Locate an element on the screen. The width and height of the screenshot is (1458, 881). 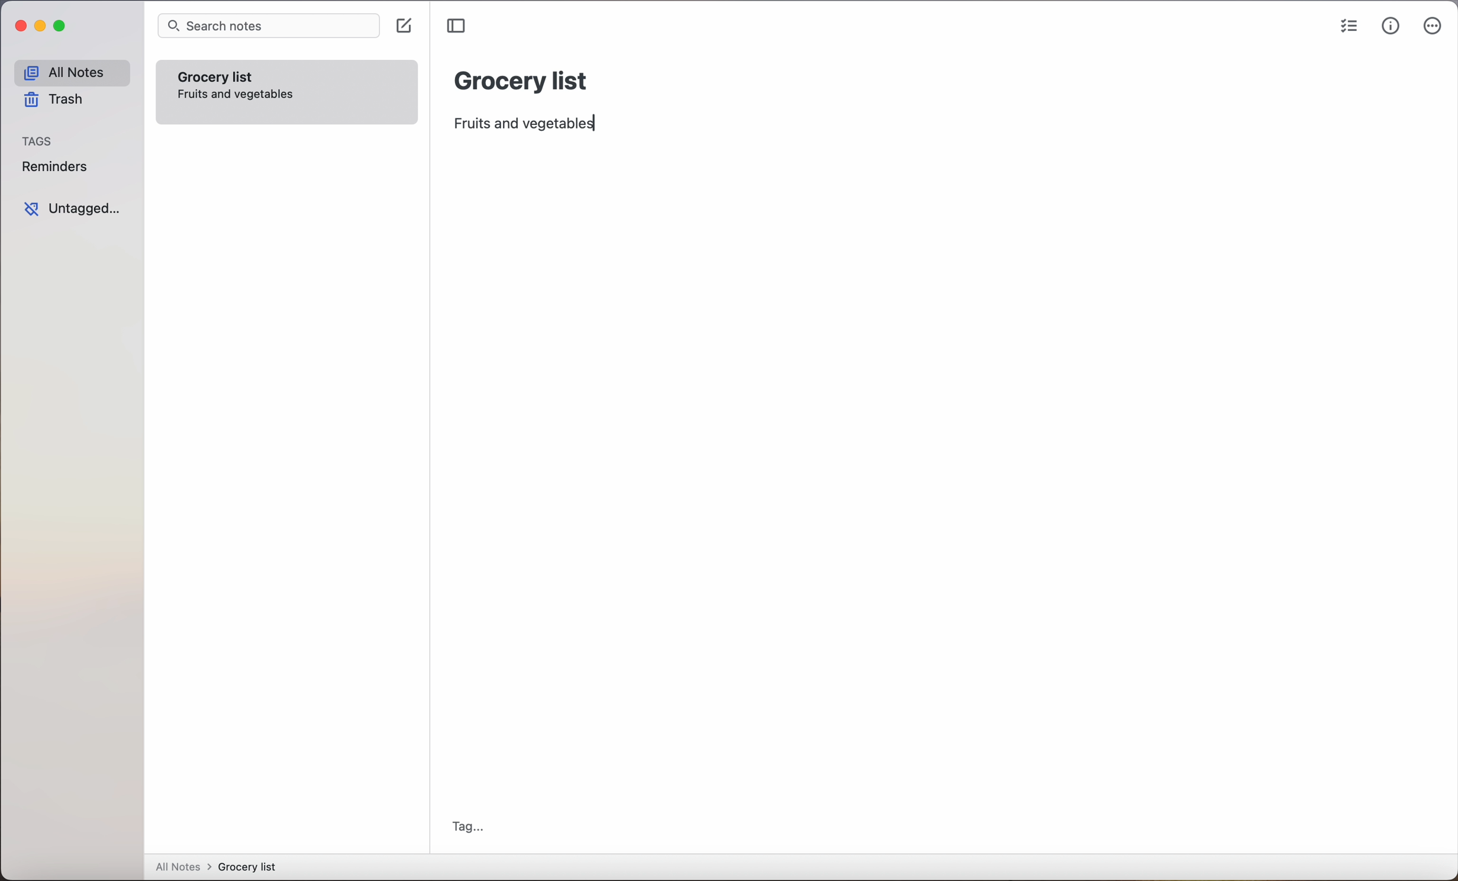
fruits and vegetables is located at coordinates (530, 124).